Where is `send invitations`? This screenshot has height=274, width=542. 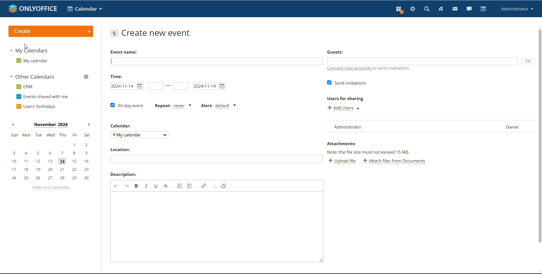
send invitations is located at coordinates (347, 83).